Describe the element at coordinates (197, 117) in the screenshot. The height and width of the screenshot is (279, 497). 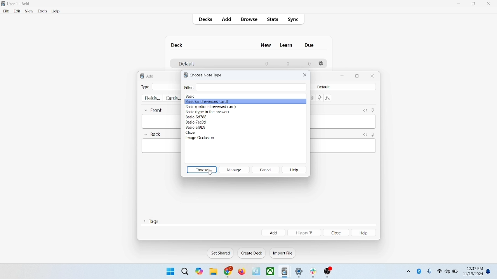
I see `Basic-6d788` at that location.